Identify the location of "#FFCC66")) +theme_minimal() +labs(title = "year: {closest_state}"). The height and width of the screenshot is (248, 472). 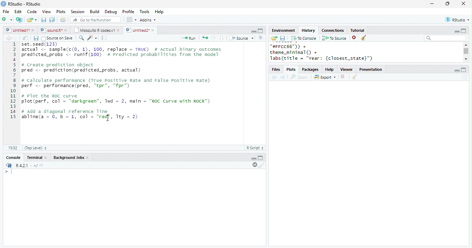
(330, 53).